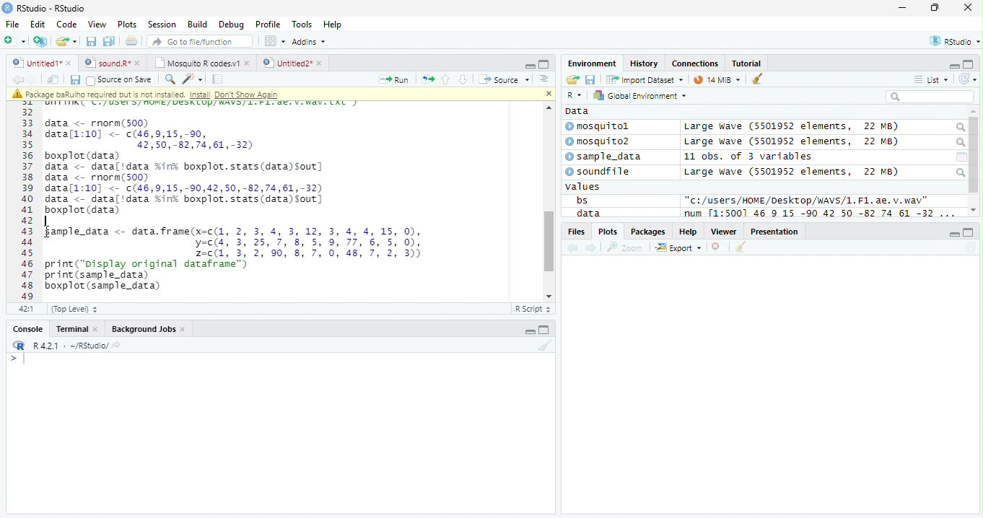  I want to click on Terminal, so click(75, 329).